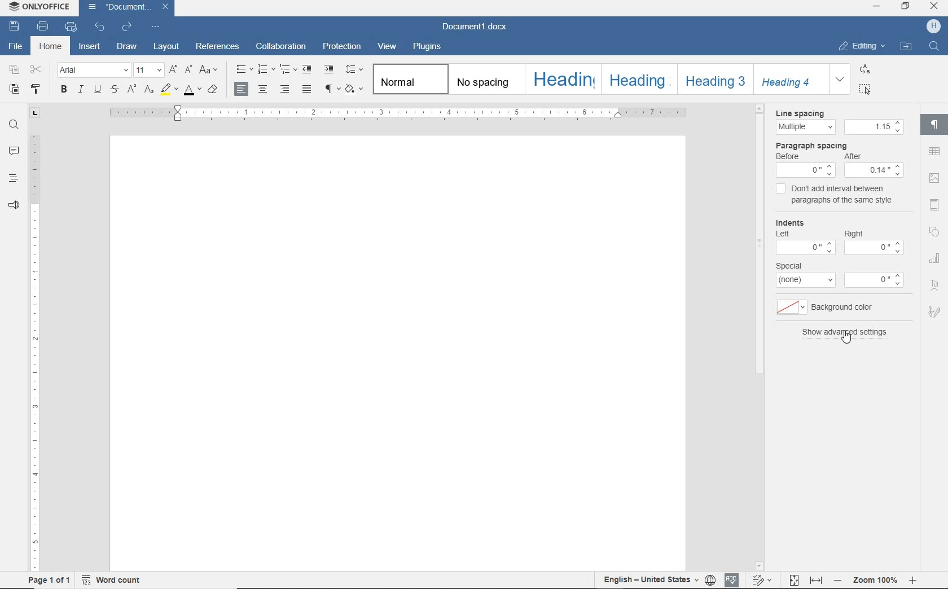  Describe the element at coordinates (791, 78) in the screenshot. I see `Heading 4` at that location.